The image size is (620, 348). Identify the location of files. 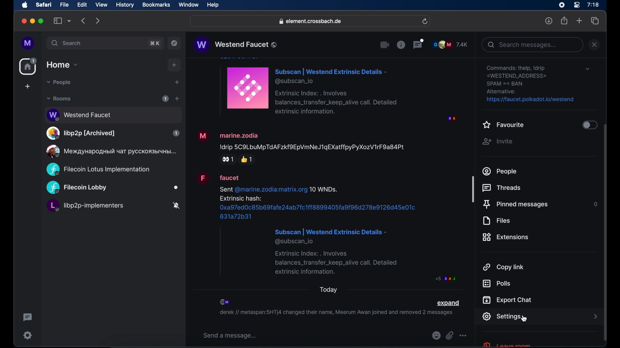
(496, 221).